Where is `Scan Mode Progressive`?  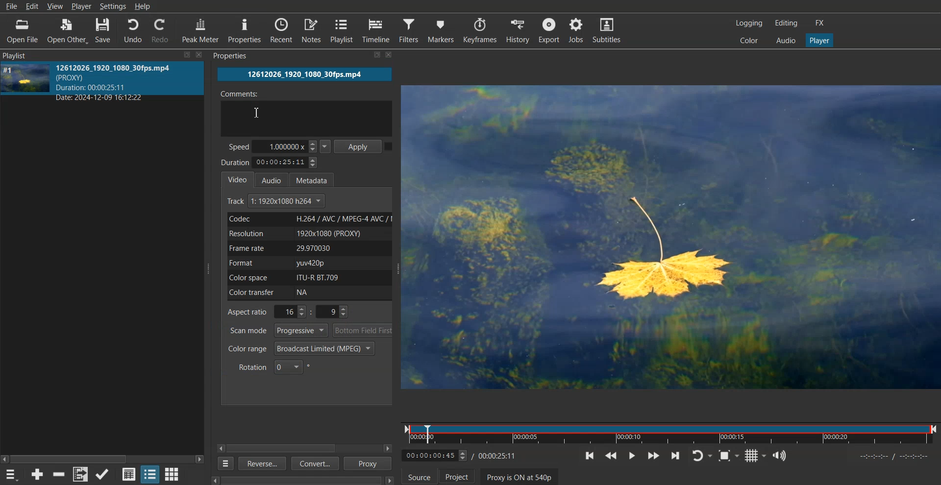 Scan Mode Progressive is located at coordinates (277, 330).